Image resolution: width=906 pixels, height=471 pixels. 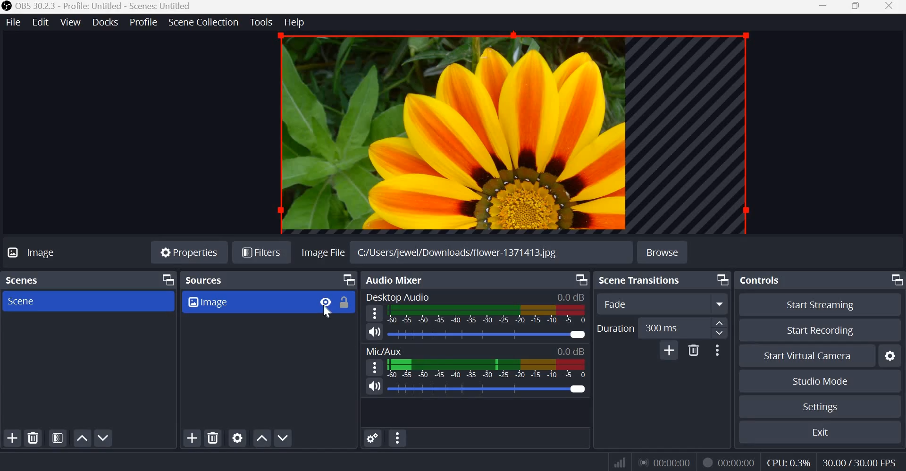 I want to click on decrease duration, so click(x=719, y=333).